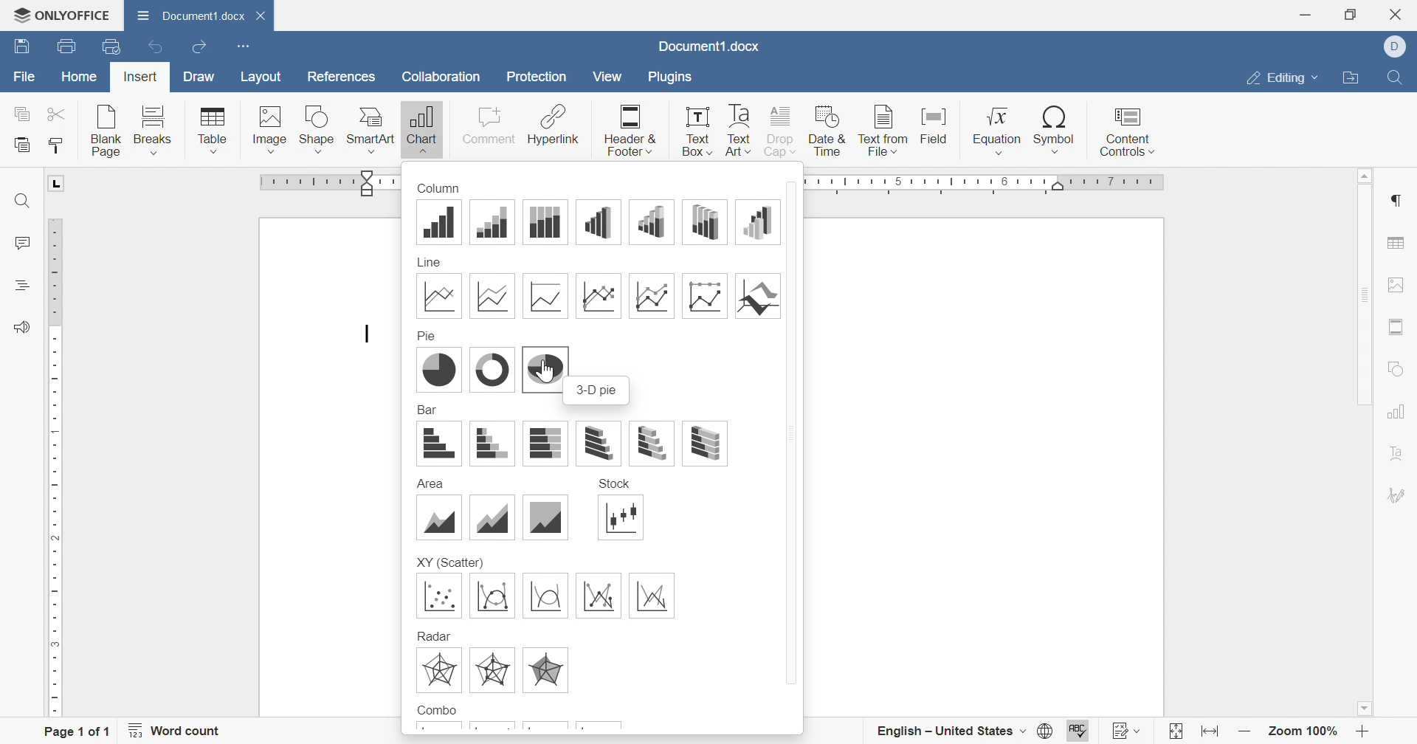 The height and width of the screenshot is (744, 1417). What do you see at coordinates (547, 671) in the screenshot?
I see `Filled radar` at bounding box center [547, 671].